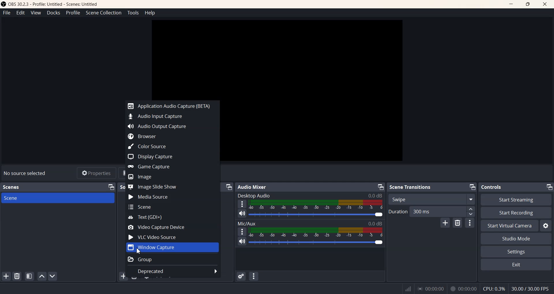 The width and height of the screenshot is (554, 294). Describe the element at coordinates (432, 199) in the screenshot. I see `Swipe` at that location.